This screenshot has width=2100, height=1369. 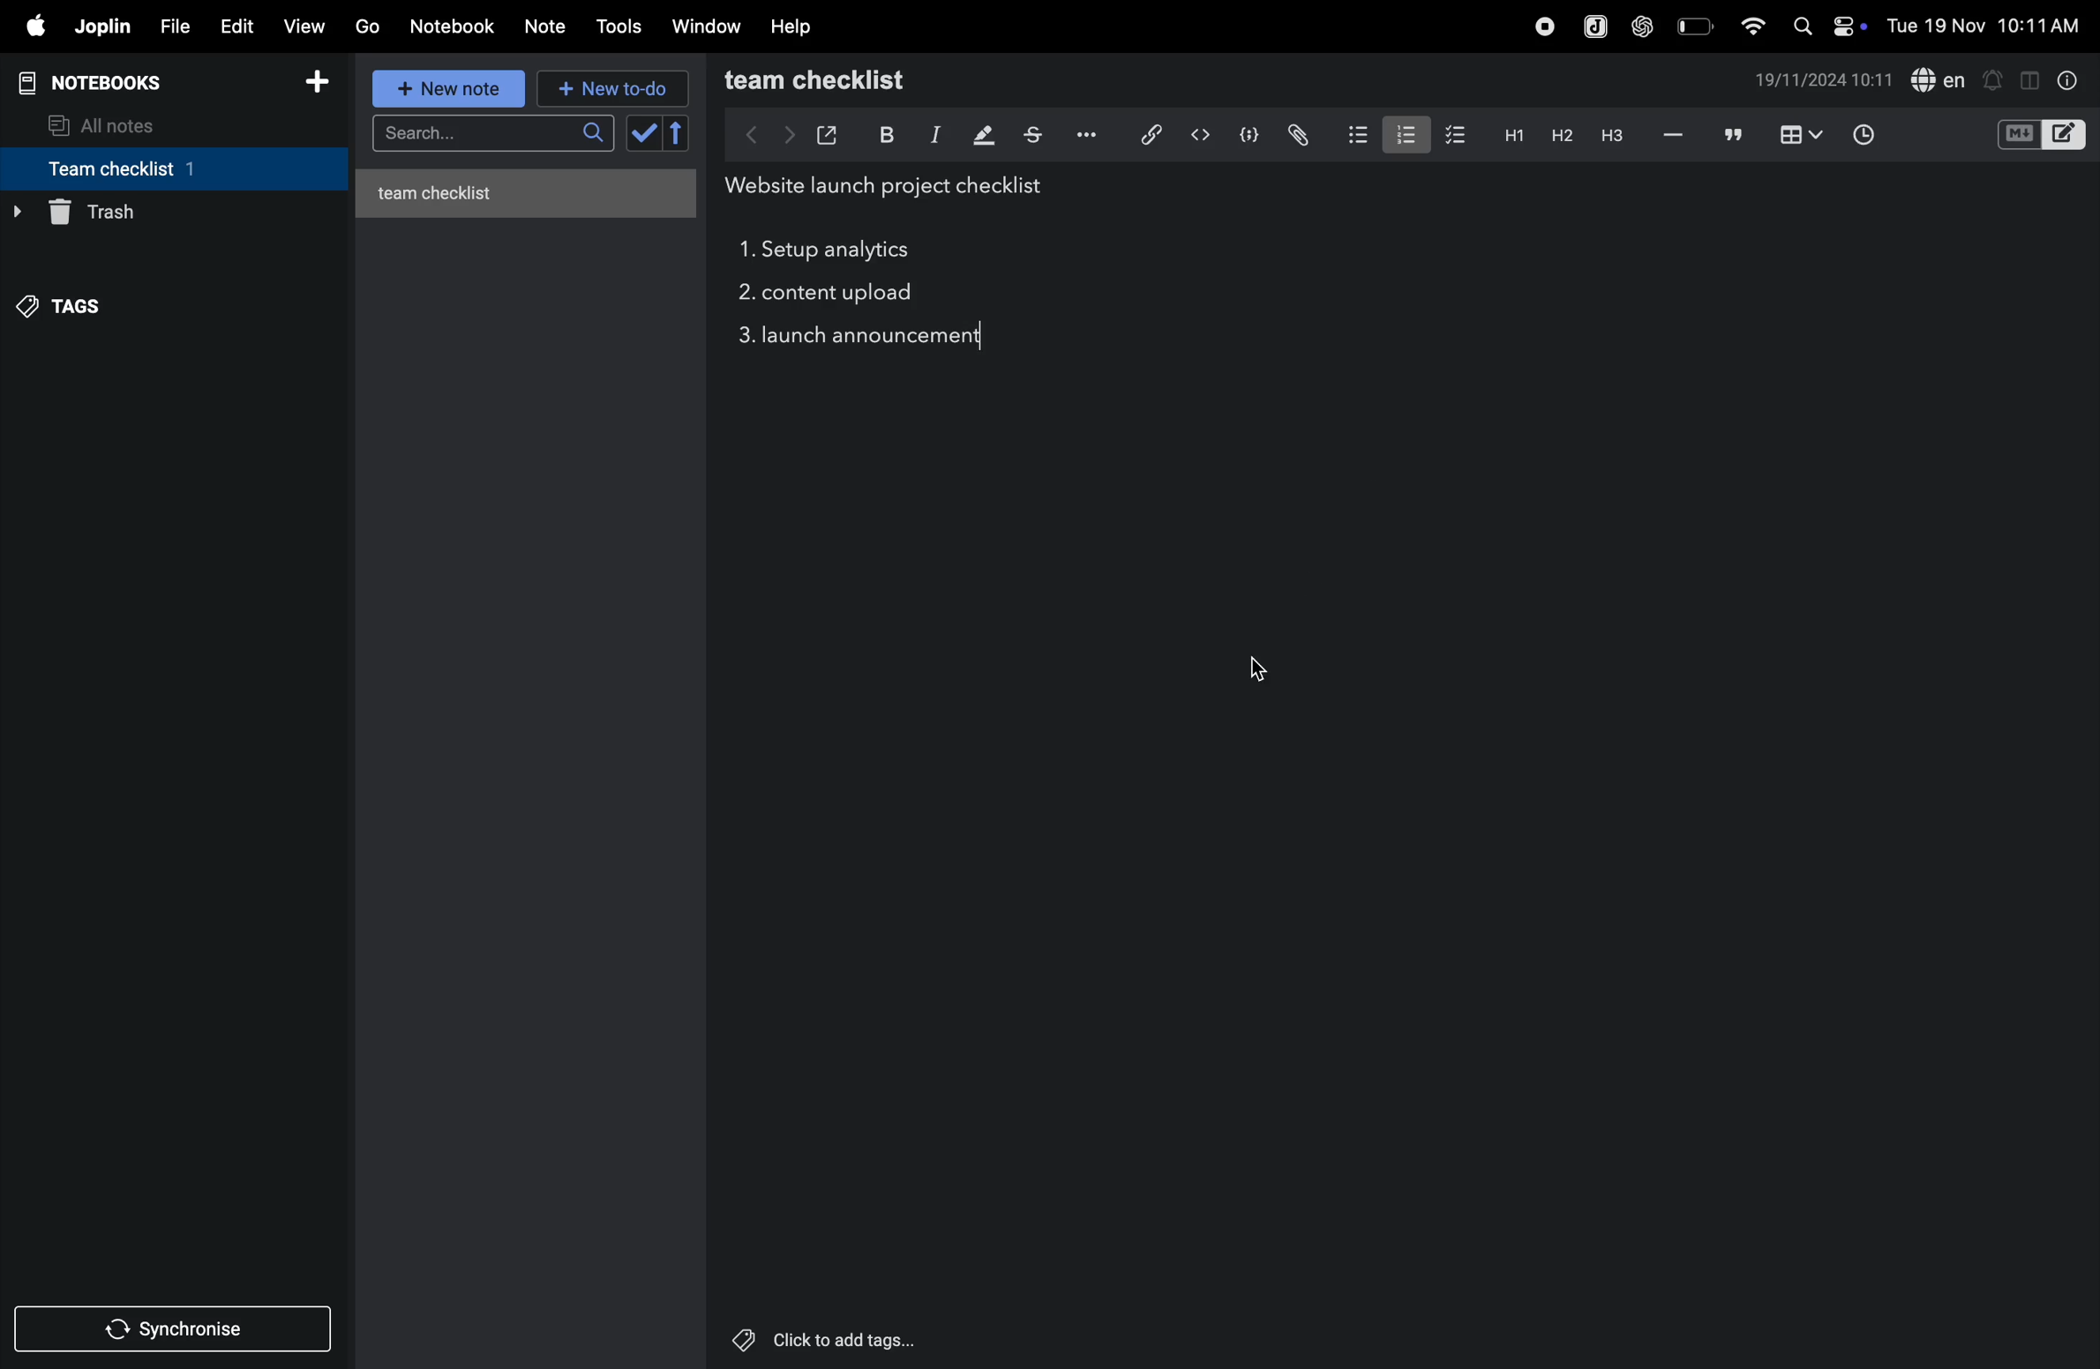 What do you see at coordinates (1557, 135) in the screenshot?
I see `heading 2` at bounding box center [1557, 135].